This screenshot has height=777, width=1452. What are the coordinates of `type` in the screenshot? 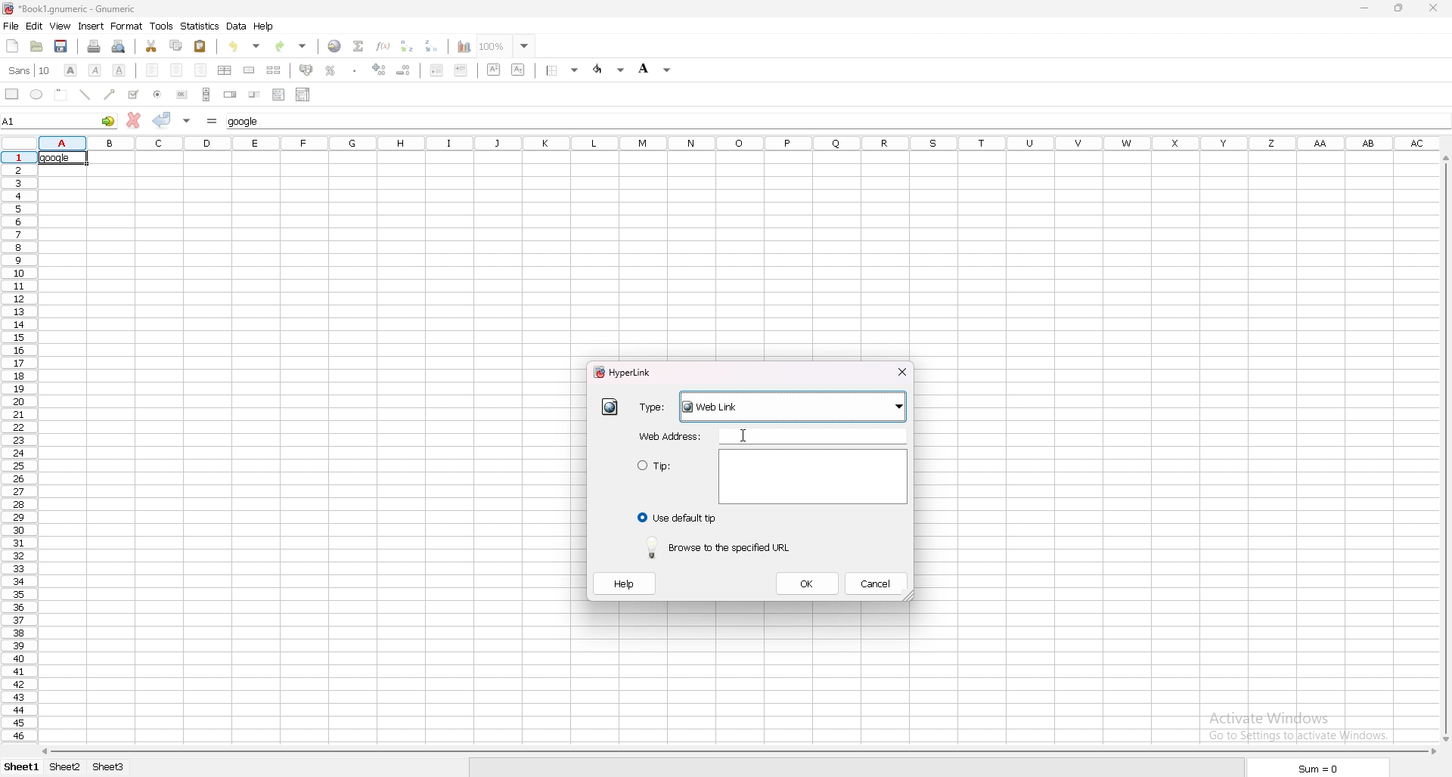 It's located at (655, 408).